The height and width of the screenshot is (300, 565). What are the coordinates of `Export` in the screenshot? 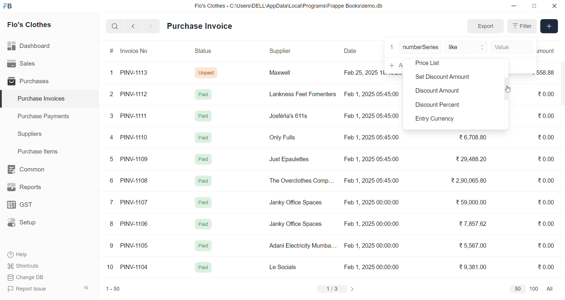 It's located at (485, 26).